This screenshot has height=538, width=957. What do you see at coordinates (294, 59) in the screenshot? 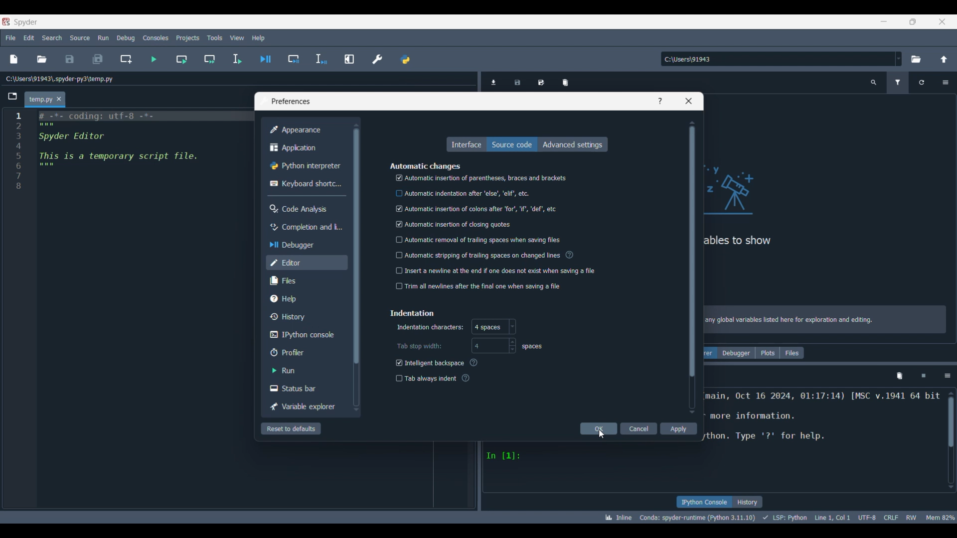
I see `Debug cell` at bounding box center [294, 59].